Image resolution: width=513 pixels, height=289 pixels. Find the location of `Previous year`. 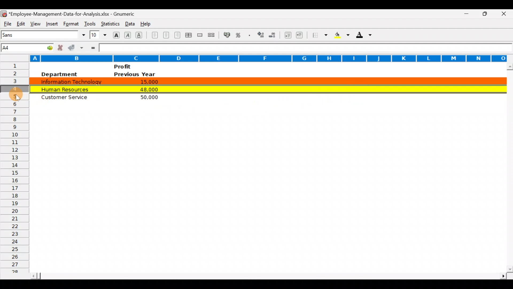

Previous year is located at coordinates (135, 74).